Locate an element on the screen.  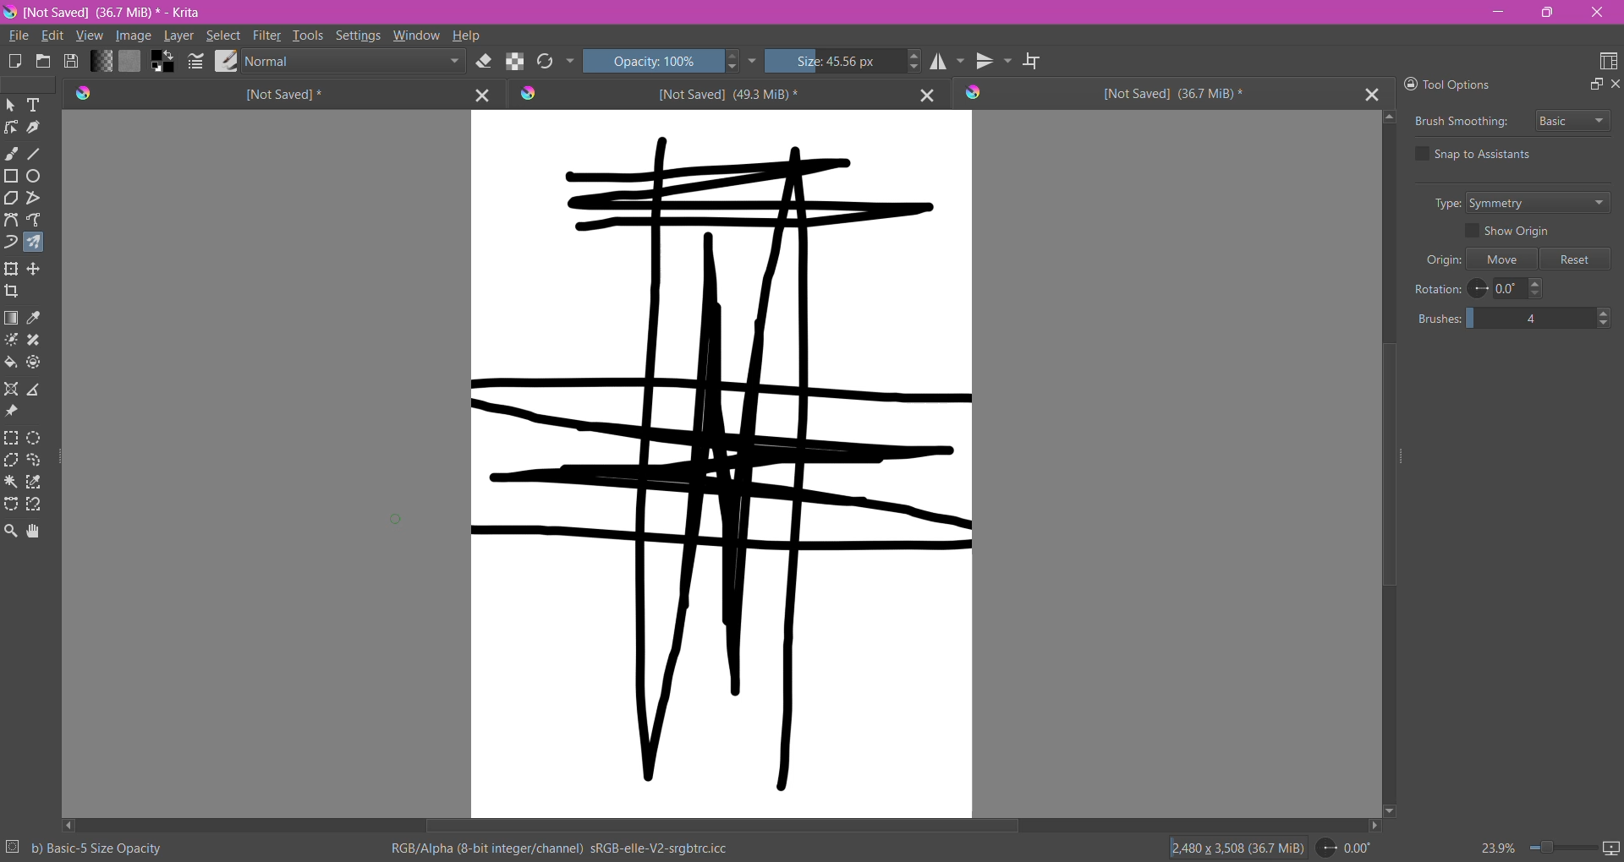
Close Tab is located at coordinates (479, 94).